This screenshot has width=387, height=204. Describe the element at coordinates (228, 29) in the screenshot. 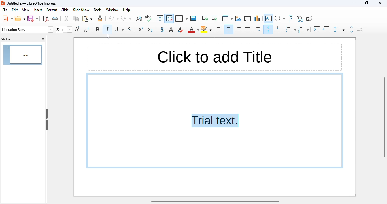

I see `align center` at that location.